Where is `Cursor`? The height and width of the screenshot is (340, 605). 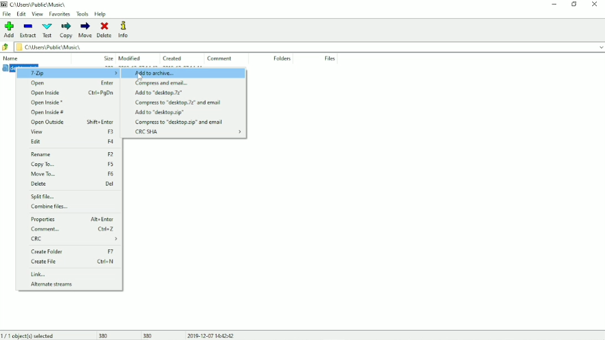 Cursor is located at coordinates (141, 76).